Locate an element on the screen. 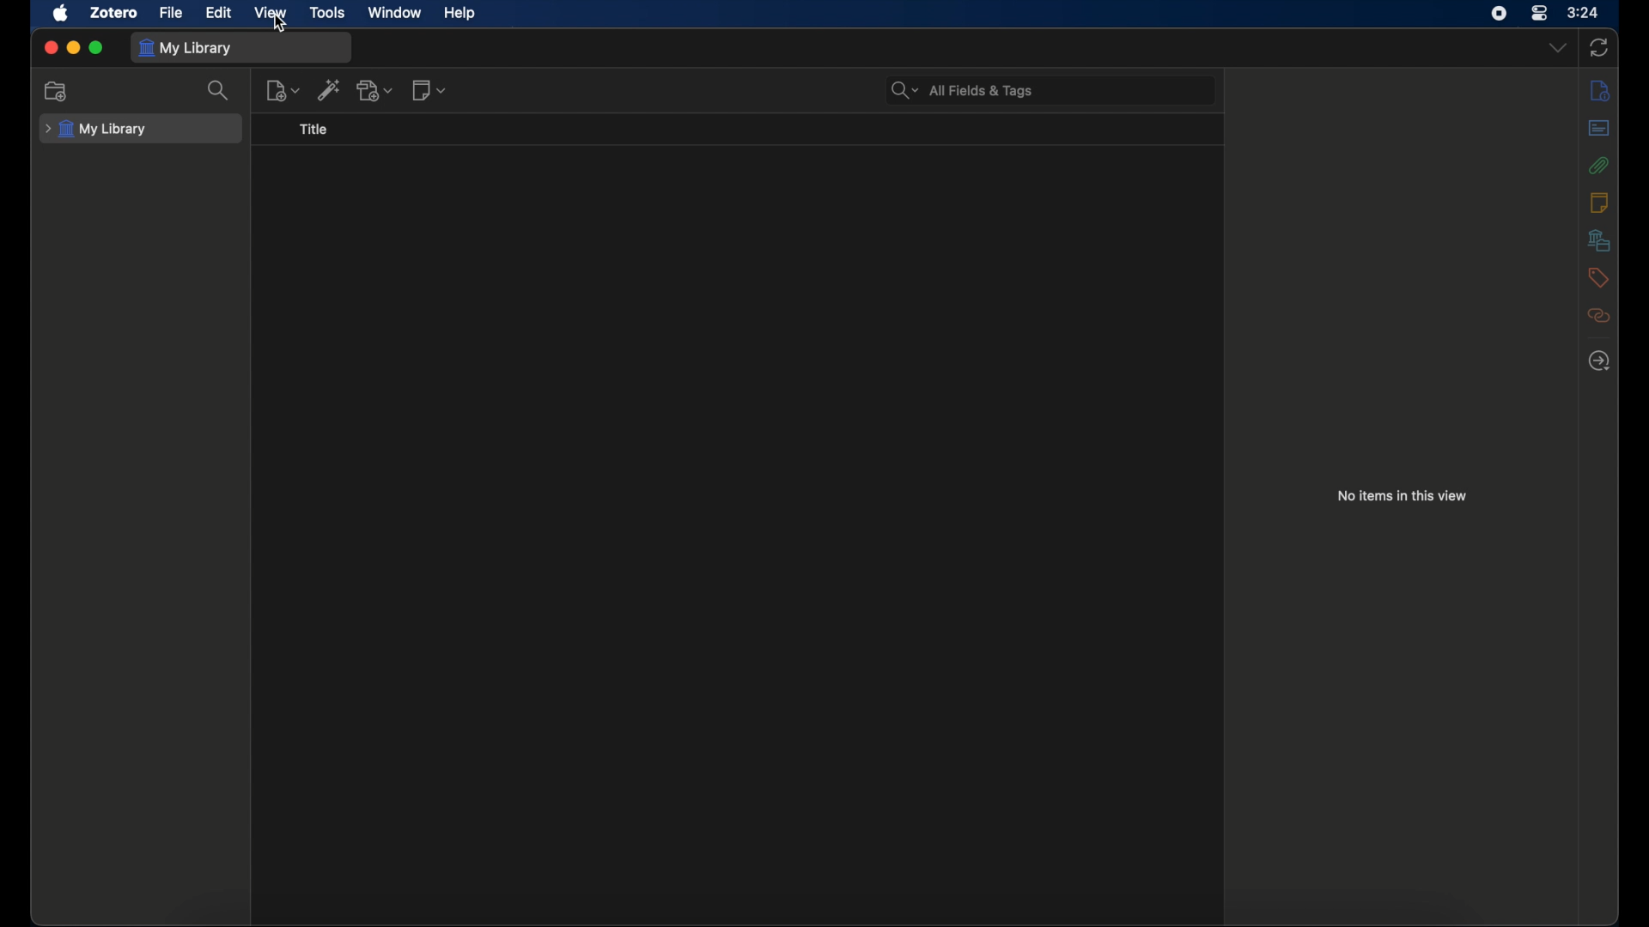  minimize is located at coordinates (74, 48).